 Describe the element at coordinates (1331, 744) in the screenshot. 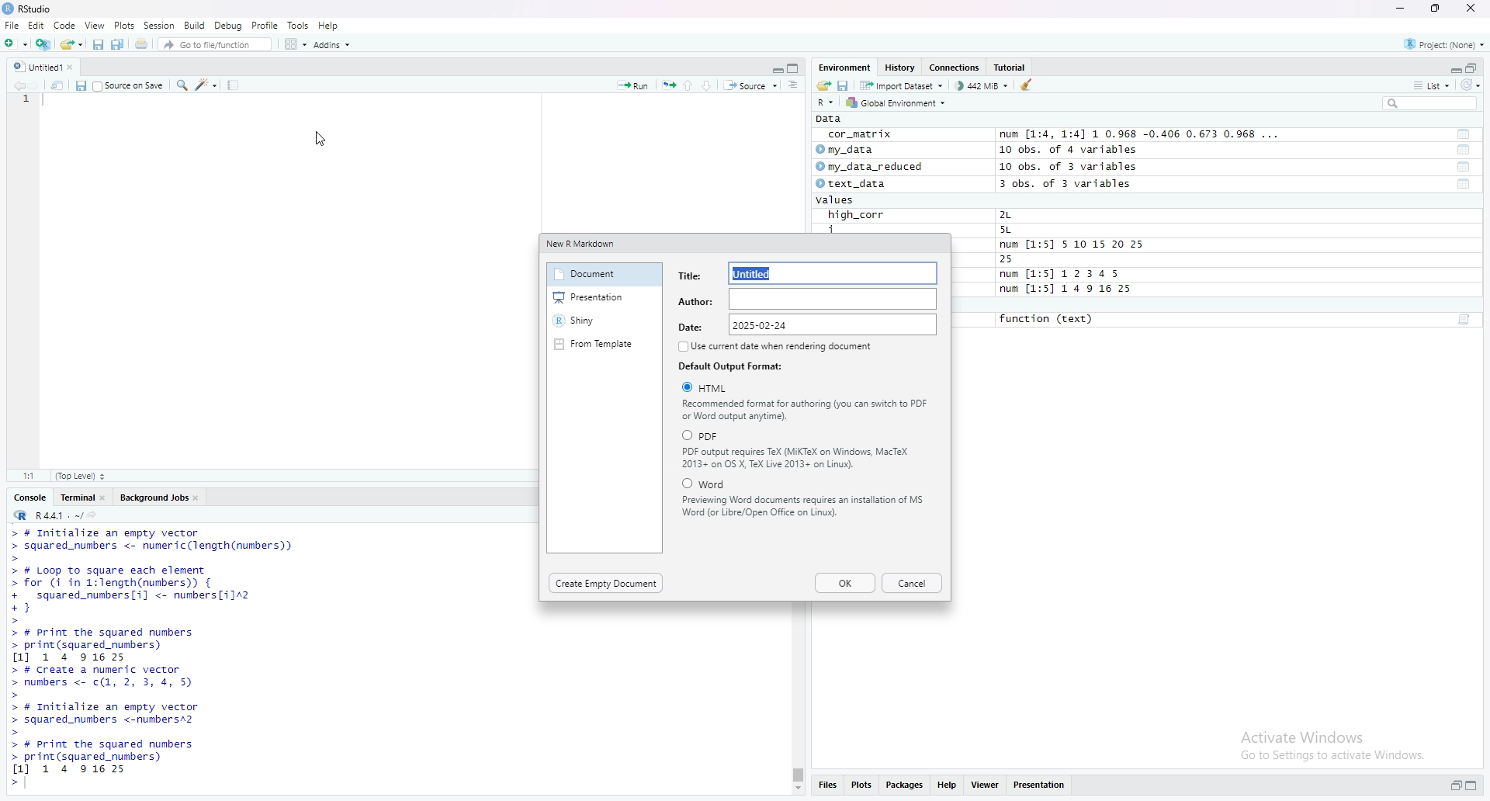

I see `Activate Windows
Go to Settings to activate Windows.` at that location.